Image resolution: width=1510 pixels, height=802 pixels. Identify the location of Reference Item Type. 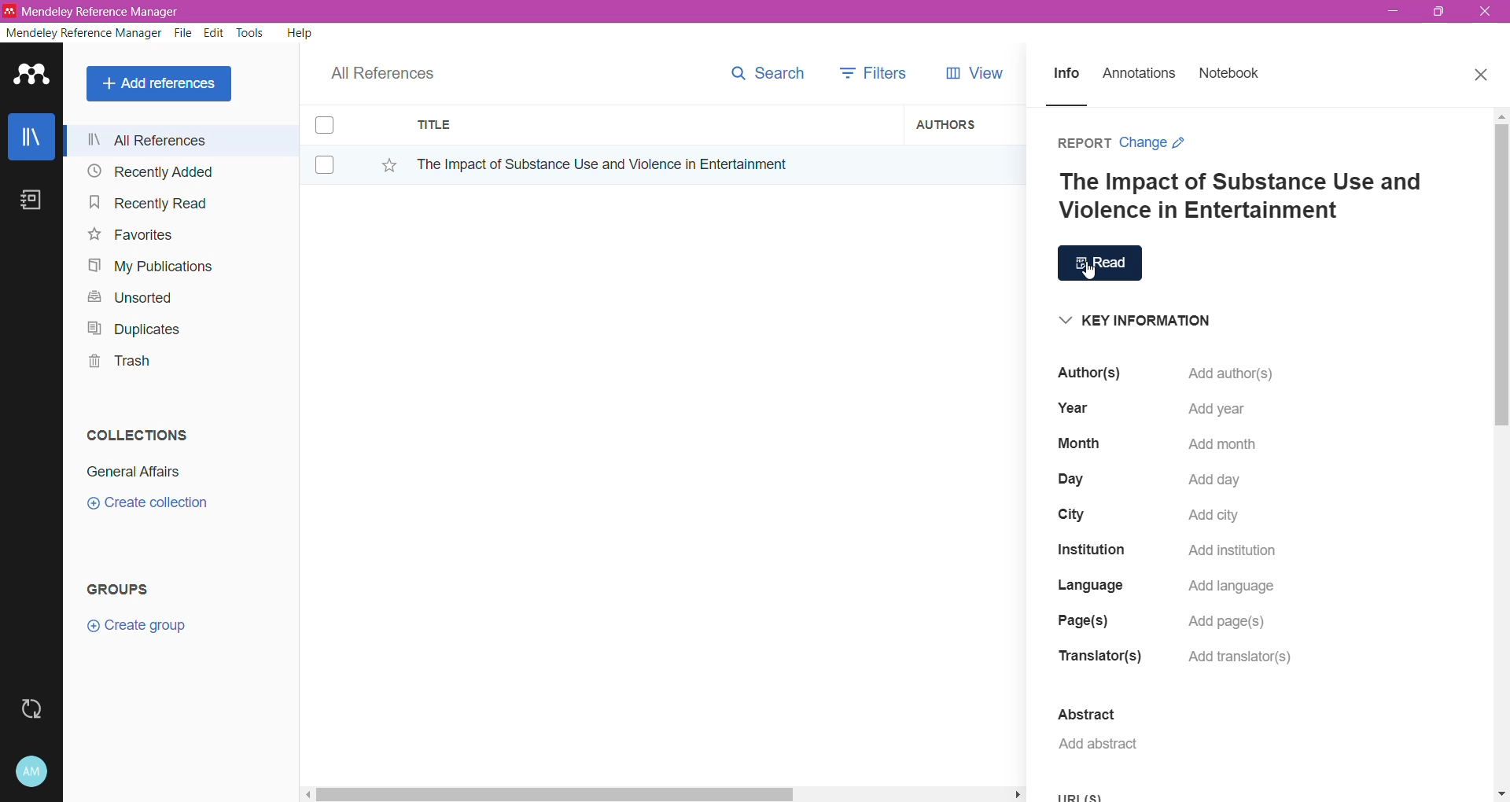
(1081, 141).